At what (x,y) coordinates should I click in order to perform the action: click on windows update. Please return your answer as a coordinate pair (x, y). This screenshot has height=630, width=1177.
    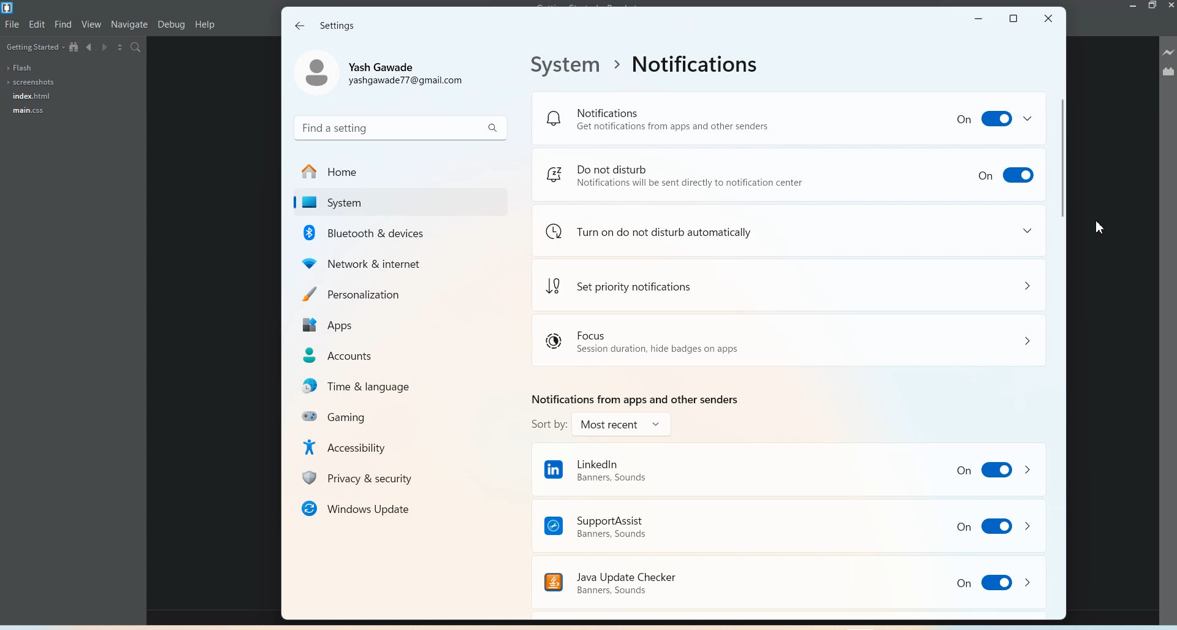
    Looking at the image, I should click on (395, 508).